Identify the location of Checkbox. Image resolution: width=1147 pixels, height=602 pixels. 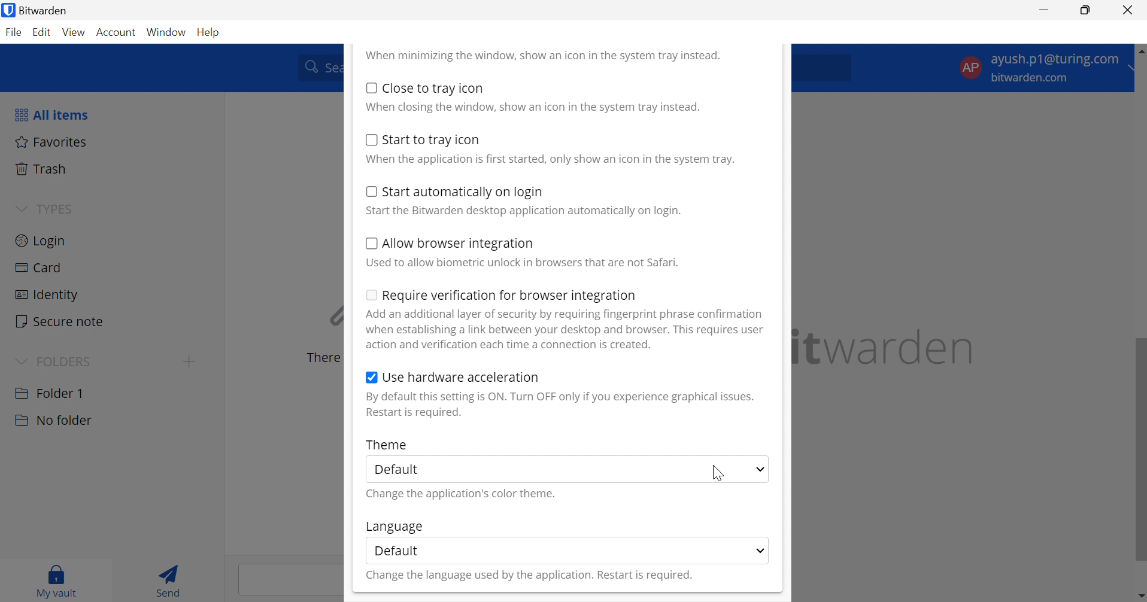
(369, 294).